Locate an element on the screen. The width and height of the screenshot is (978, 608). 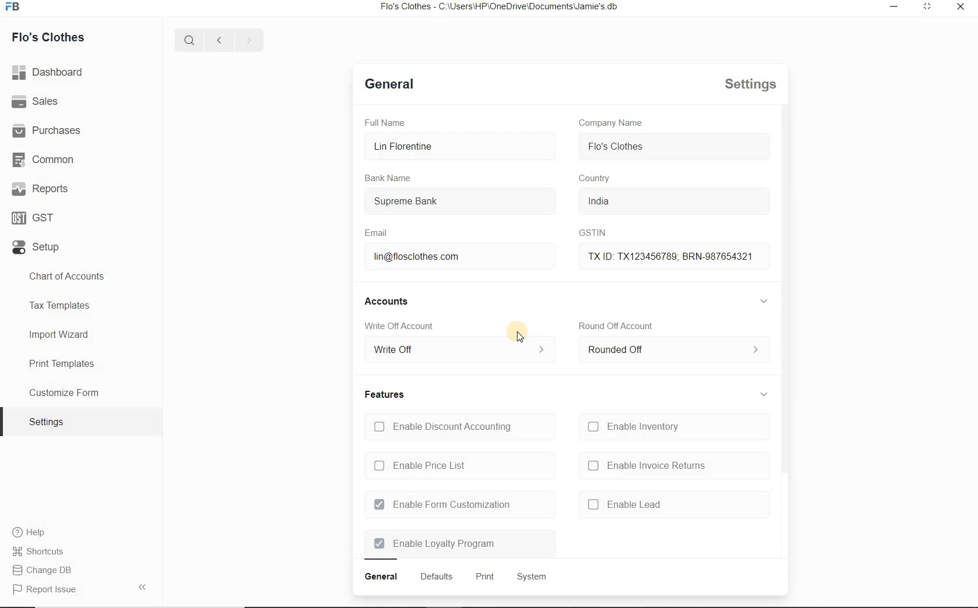
Accounts is located at coordinates (383, 301).